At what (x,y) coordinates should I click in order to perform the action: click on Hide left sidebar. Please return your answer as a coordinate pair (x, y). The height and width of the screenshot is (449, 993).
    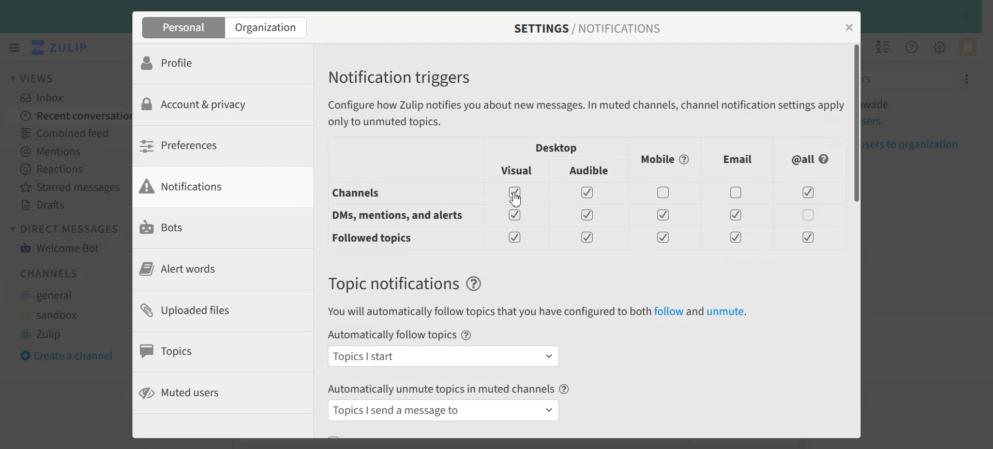
    Looking at the image, I should click on (14, 48).